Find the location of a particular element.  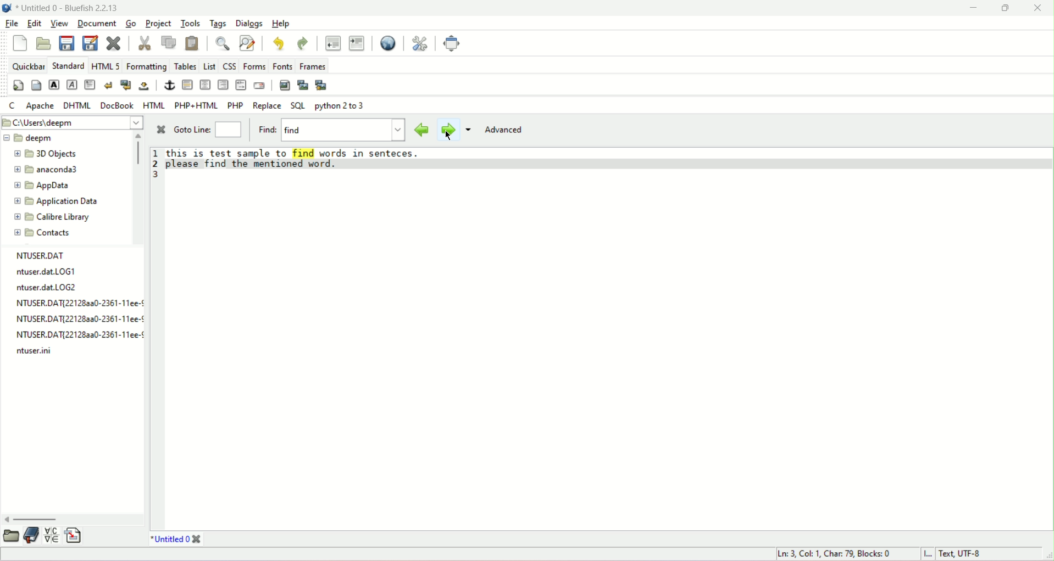

forms is located at coordinates (253, 66).